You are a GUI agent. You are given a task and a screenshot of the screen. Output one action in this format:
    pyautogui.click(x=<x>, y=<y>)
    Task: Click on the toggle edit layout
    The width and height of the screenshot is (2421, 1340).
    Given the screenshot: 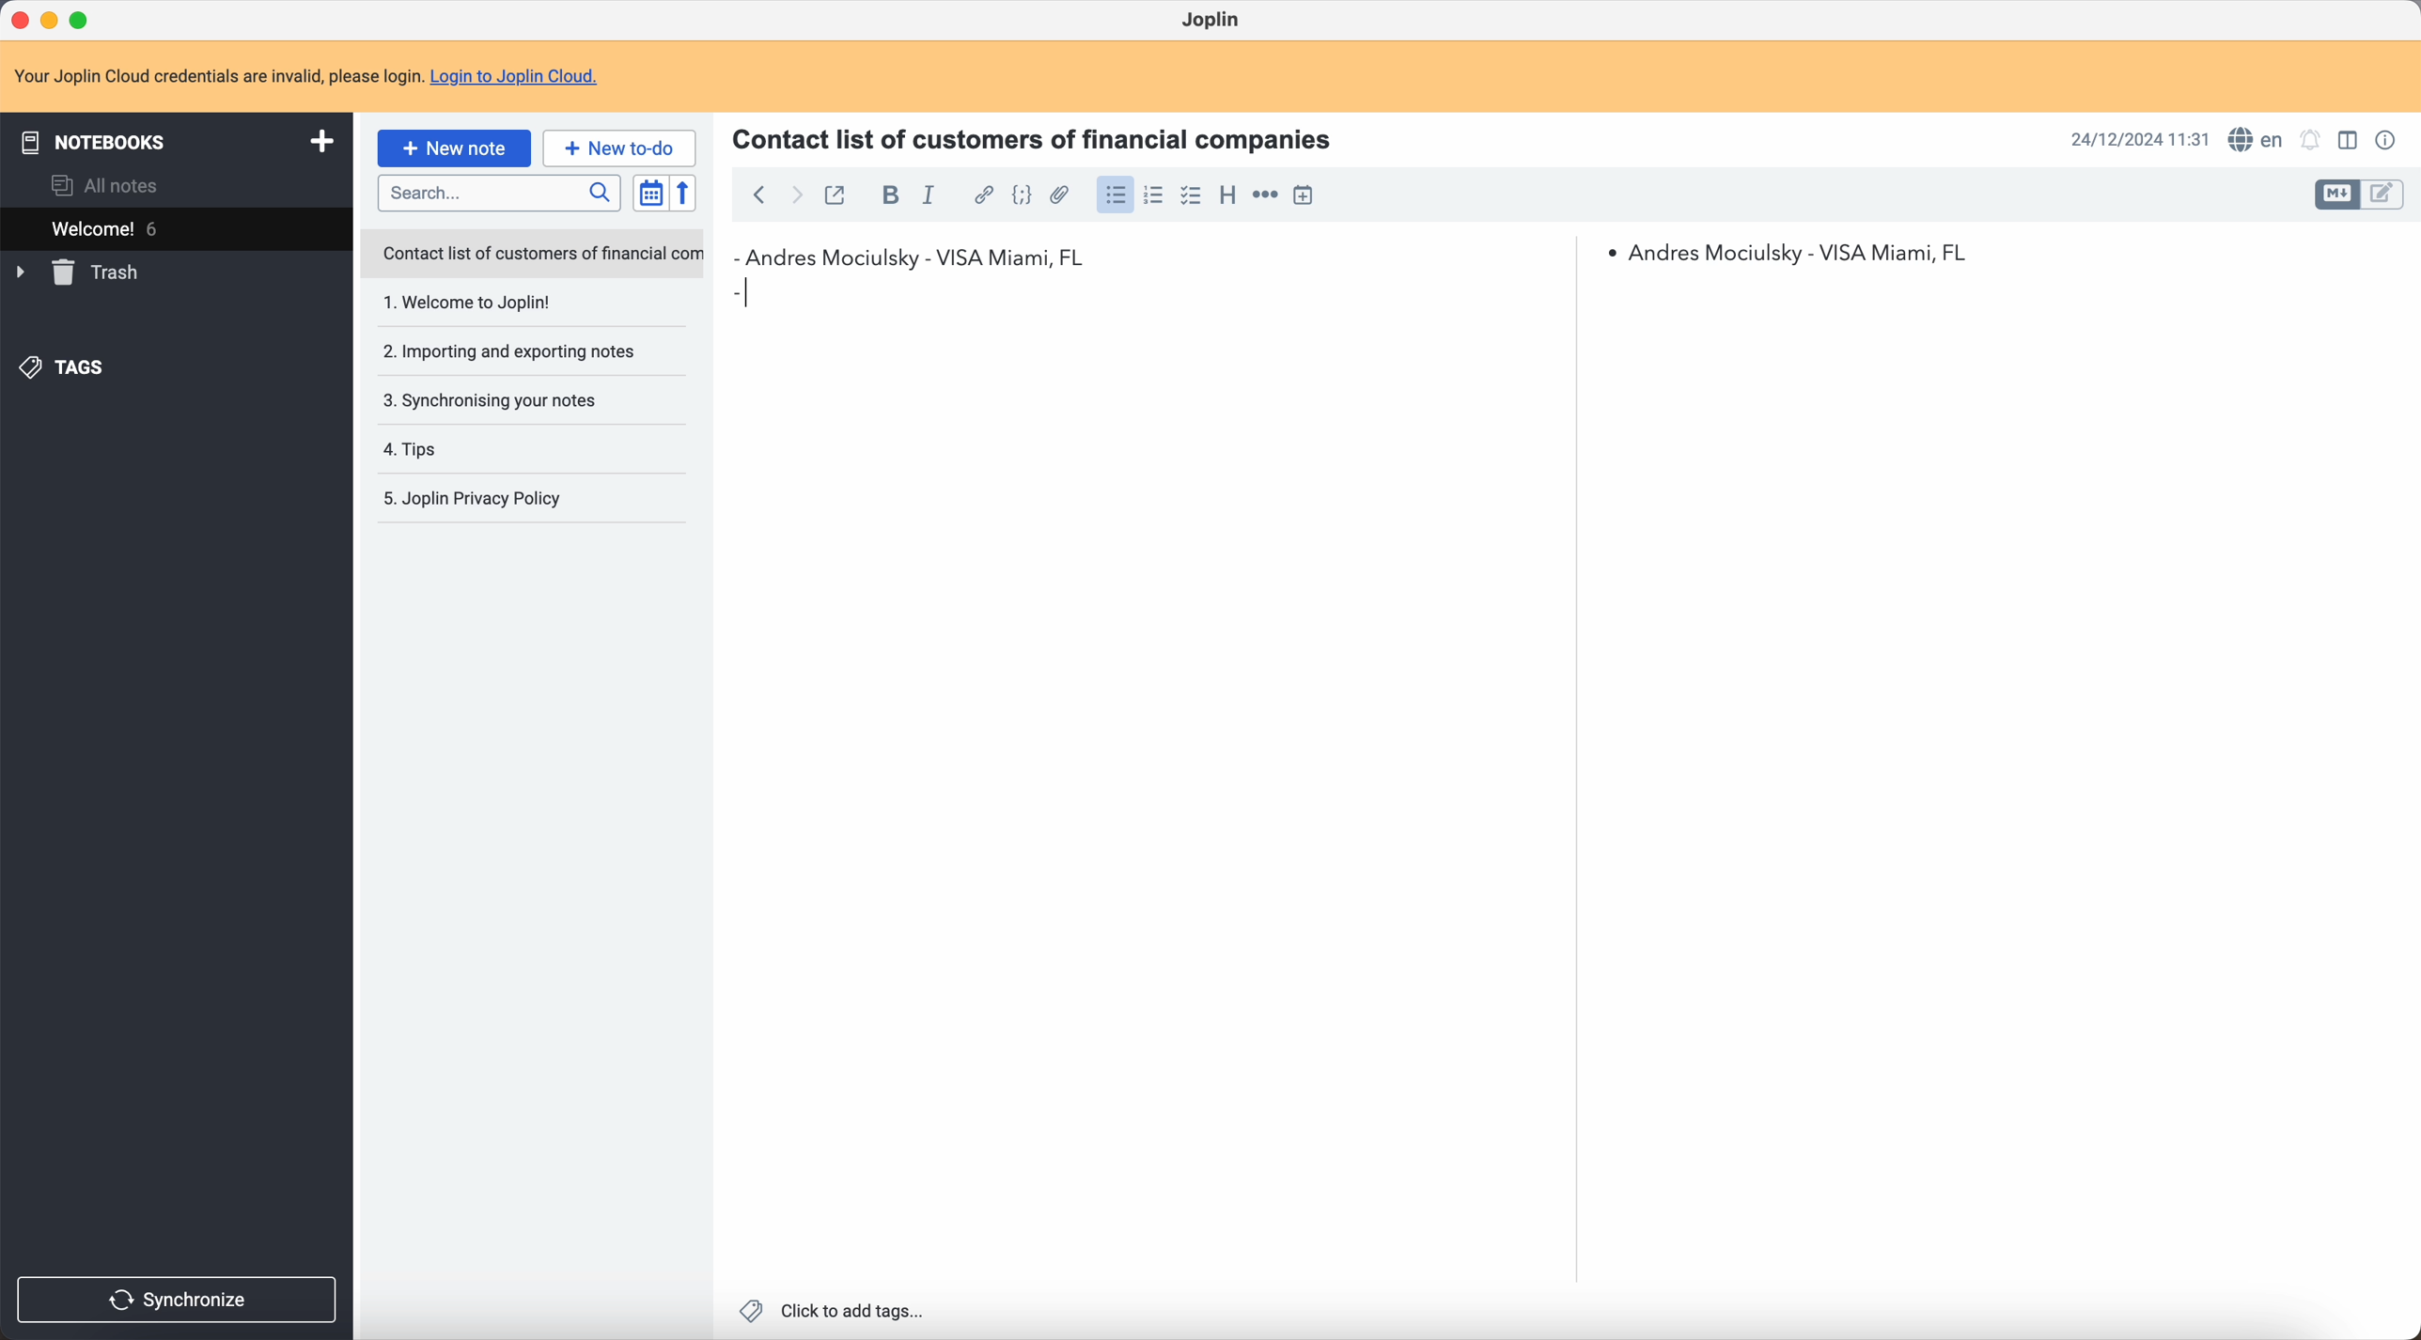 What is the action you would take?
    pyautogui.click(x=2347, y=139)
    